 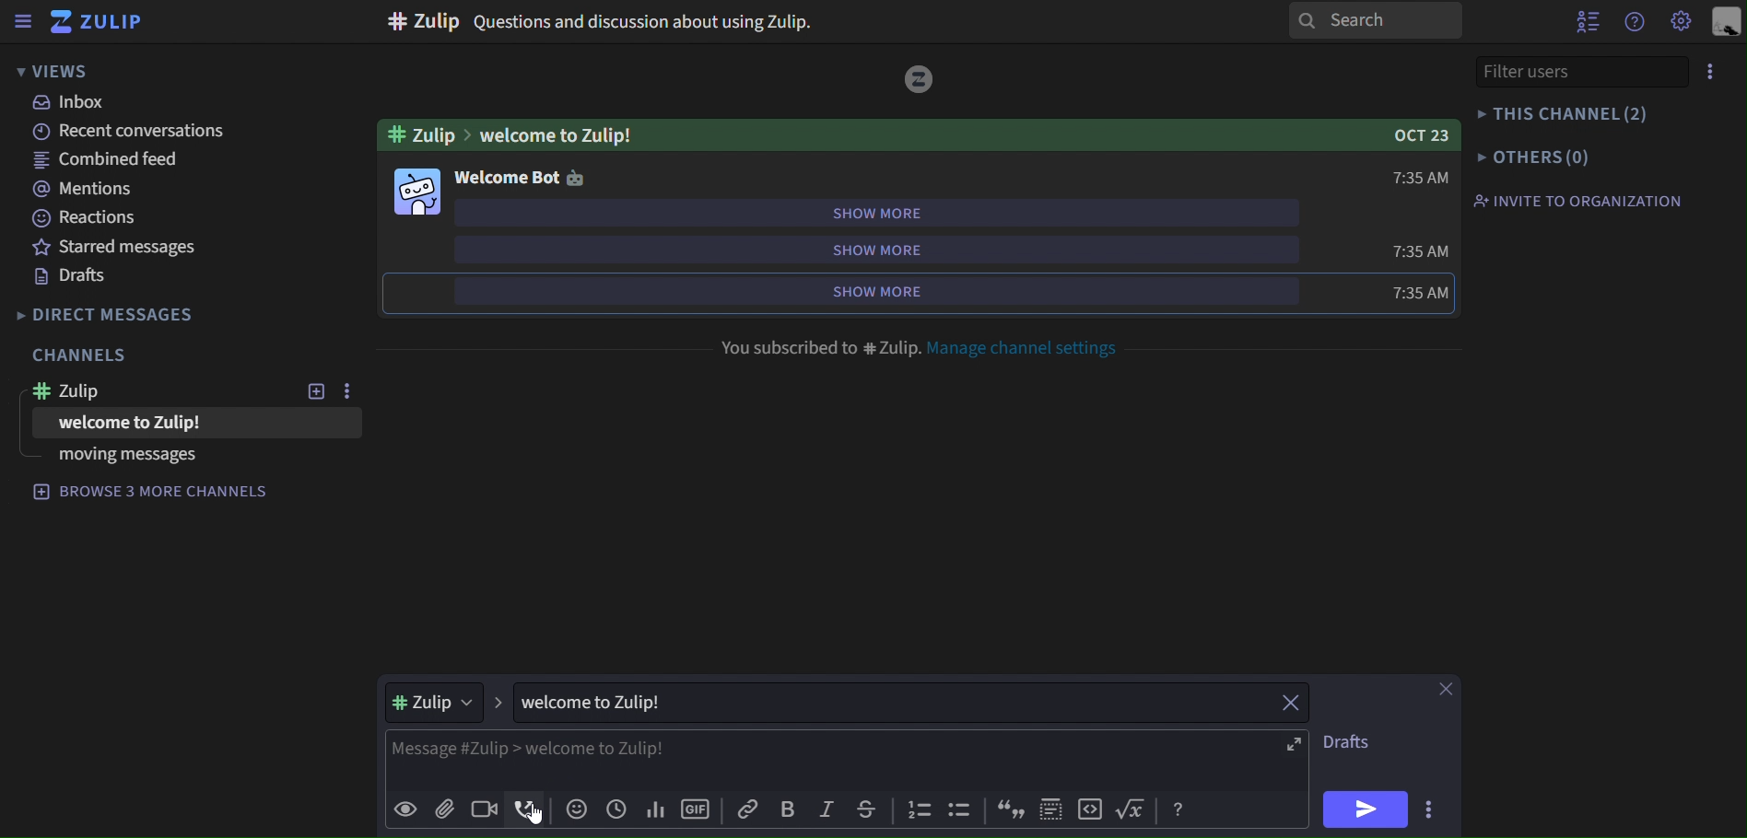 What do you see at coordinates (790, 809) in the screenshot?
I see `bold` at bounding box center [790, 809].